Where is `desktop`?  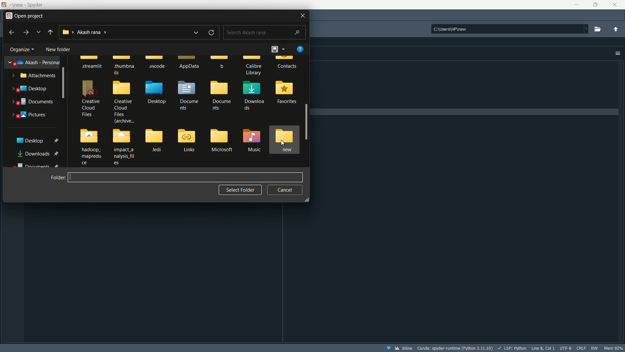 desktop is located at coordinates (30, 89).